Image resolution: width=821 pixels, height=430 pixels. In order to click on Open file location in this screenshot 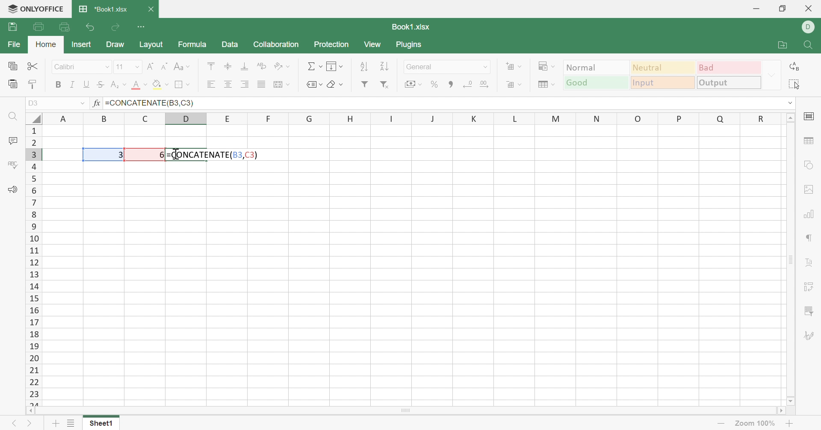, I will do `click(784, 45)`.